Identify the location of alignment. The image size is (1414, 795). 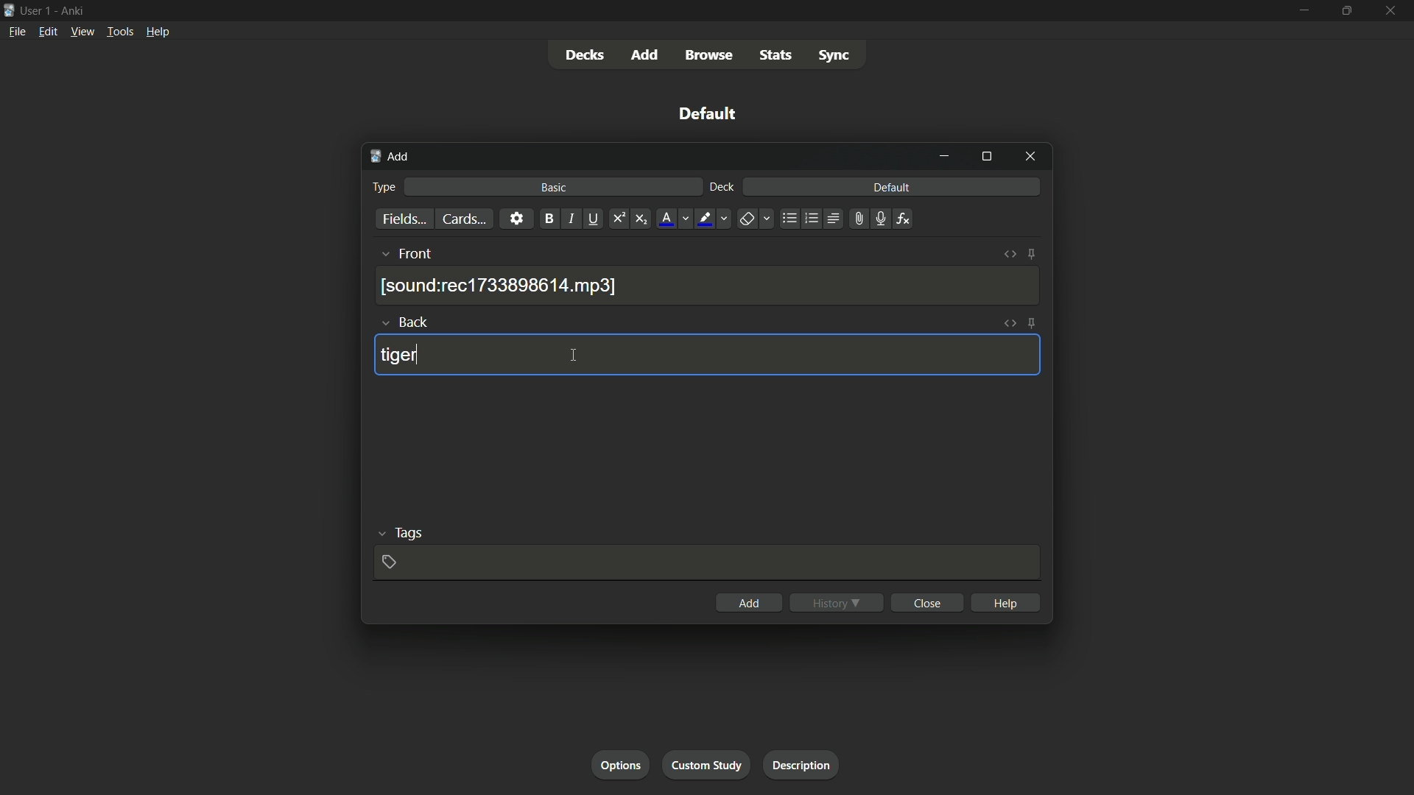
(833, 220).